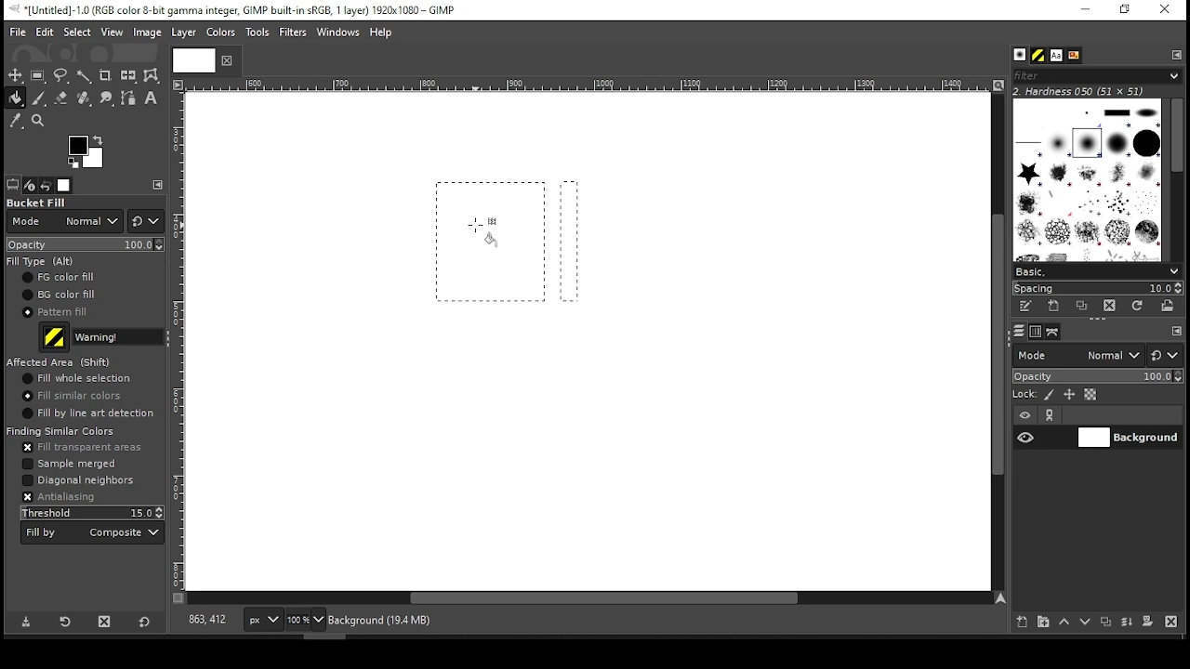 The image size is (1190, 669). Describe the element at coordinates (1042, 622) in the screenshot. I see `new layer group  ` at that location.